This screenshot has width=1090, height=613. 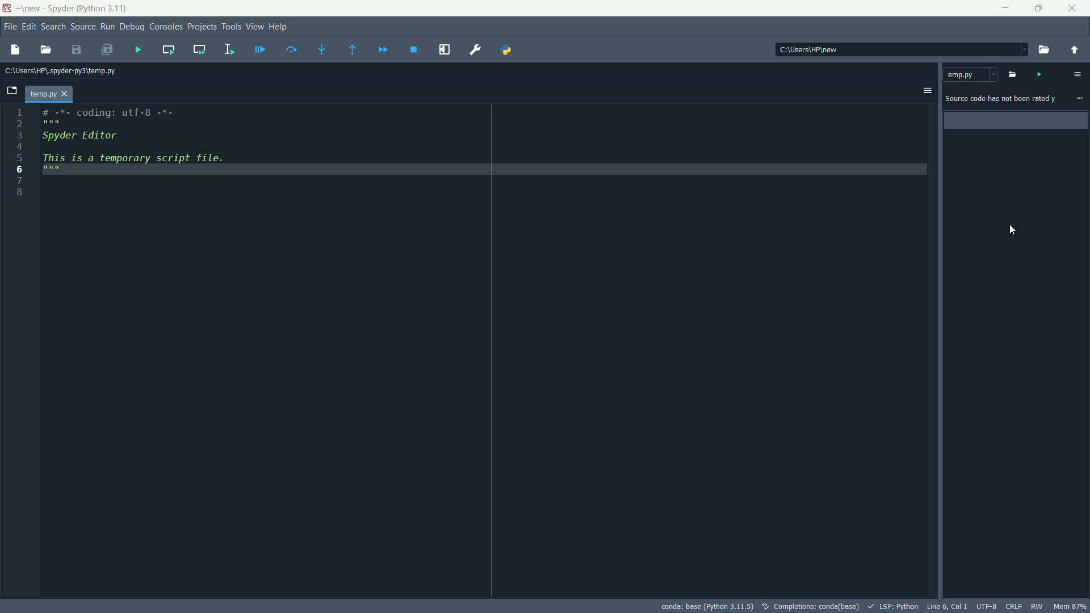 What do you see at coordinates (131, 28) in the screenshot?
I see `debug menu` at bounding box center [131, 28].